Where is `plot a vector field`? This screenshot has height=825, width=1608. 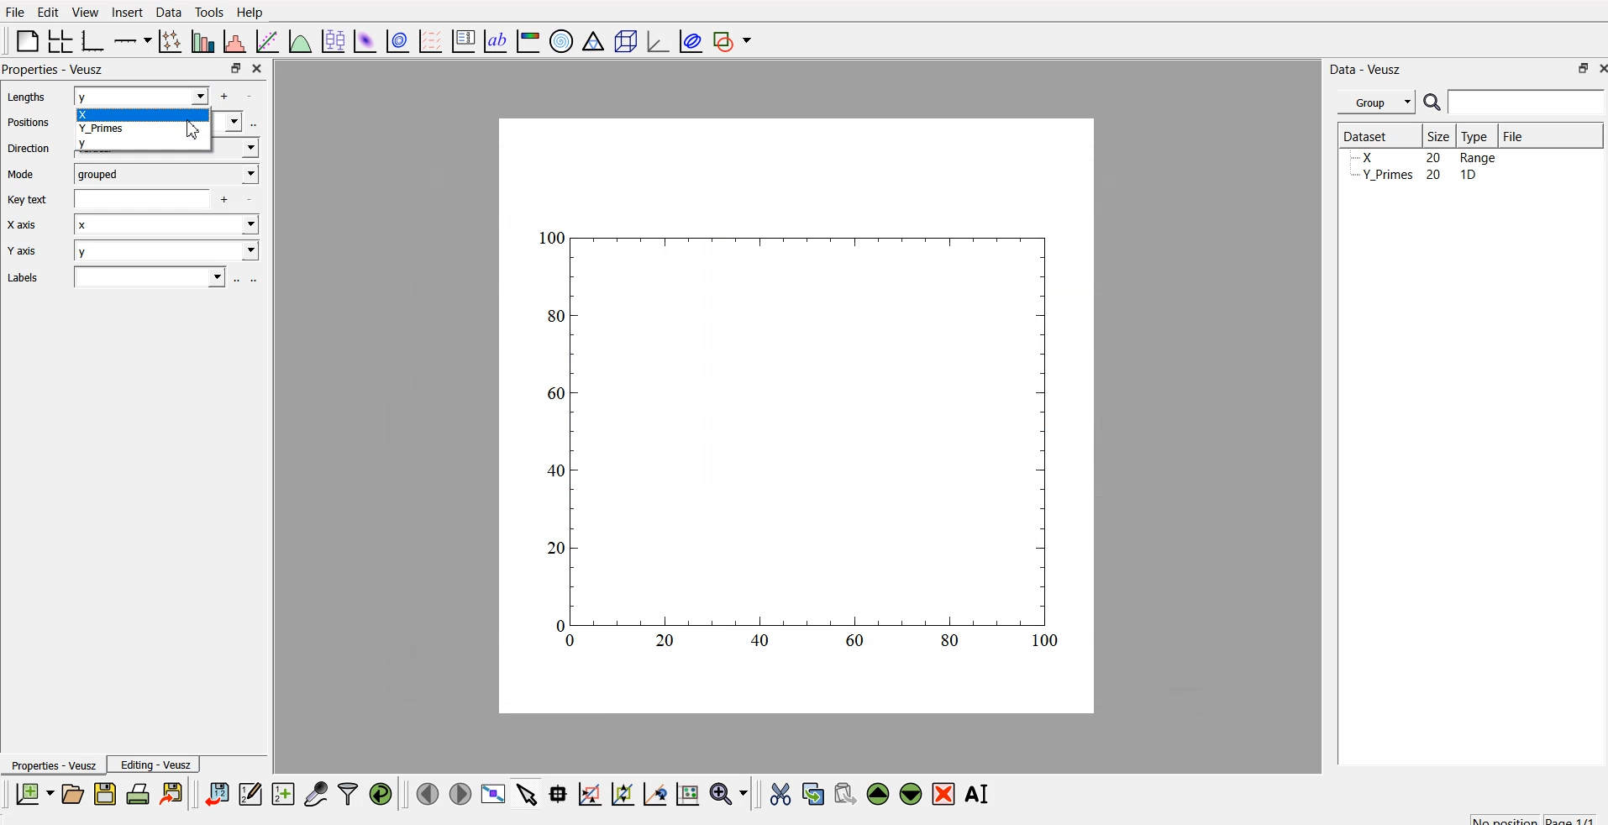 plot a vector field is located at coordinates (434, 40).